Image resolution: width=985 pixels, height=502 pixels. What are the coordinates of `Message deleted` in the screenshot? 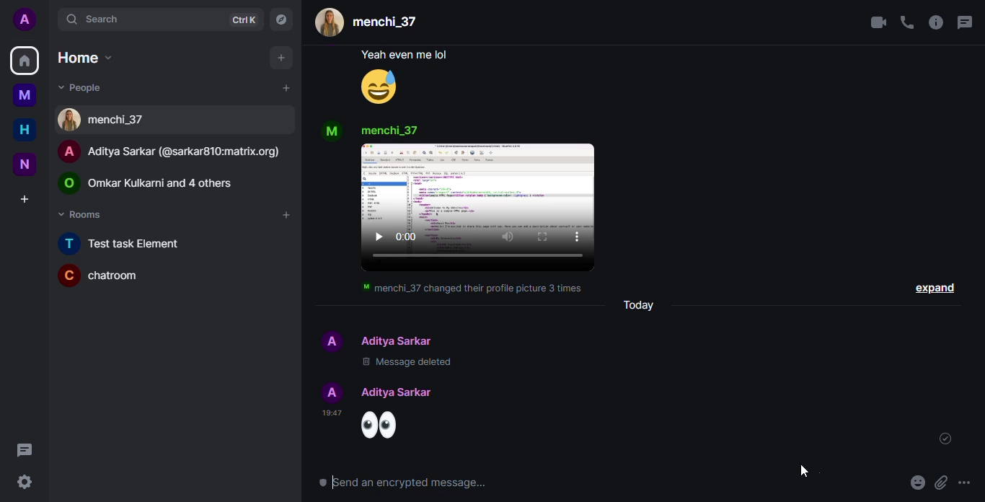 It's located at (469, 365).